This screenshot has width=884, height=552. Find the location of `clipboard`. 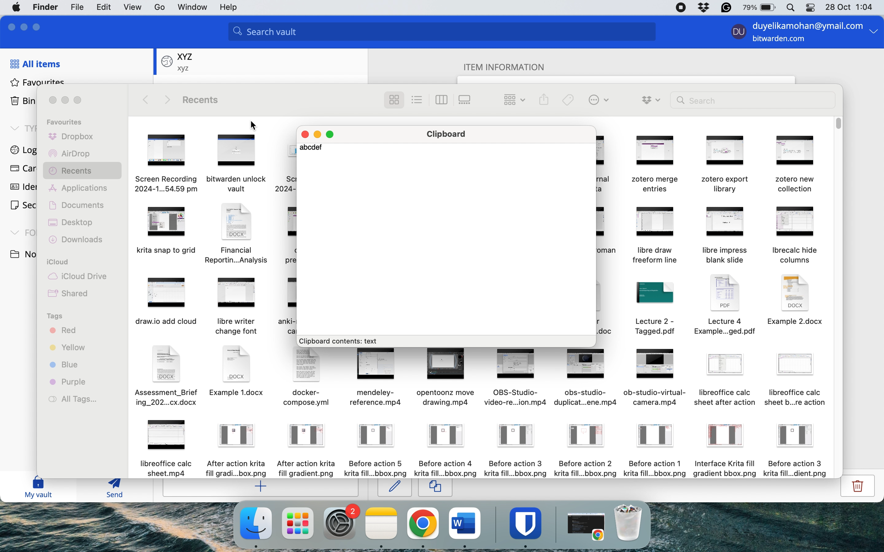

clipboard is located at coordinates (450, 135).